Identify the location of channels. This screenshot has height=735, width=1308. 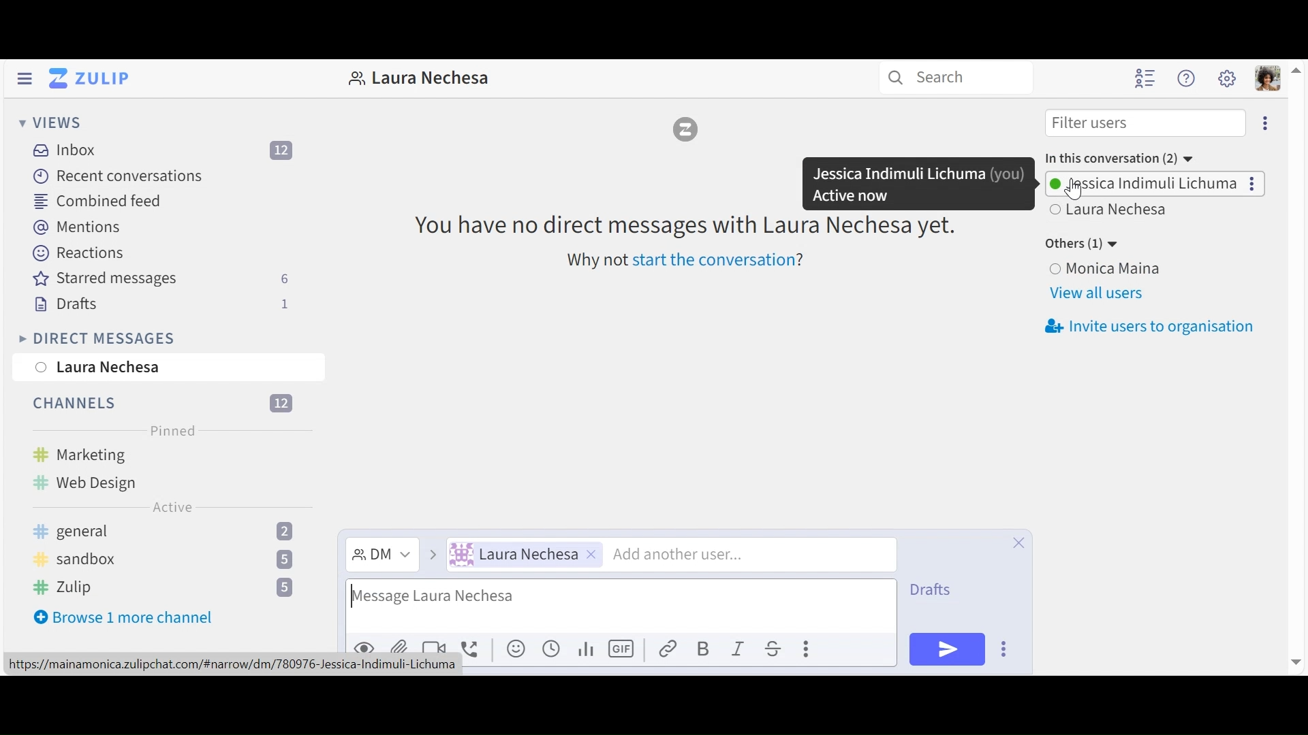
(158, 403).